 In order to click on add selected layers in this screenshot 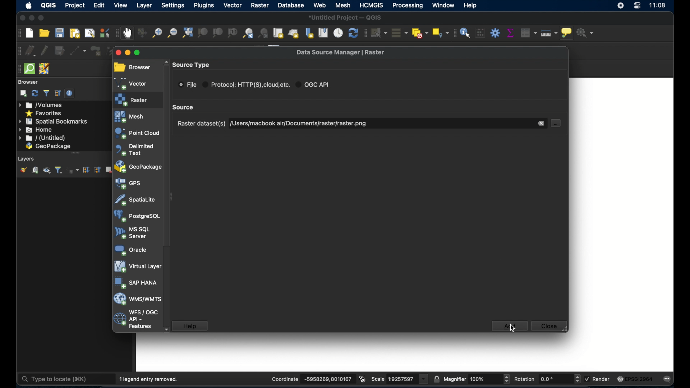, I will do `click(23, 93)`.